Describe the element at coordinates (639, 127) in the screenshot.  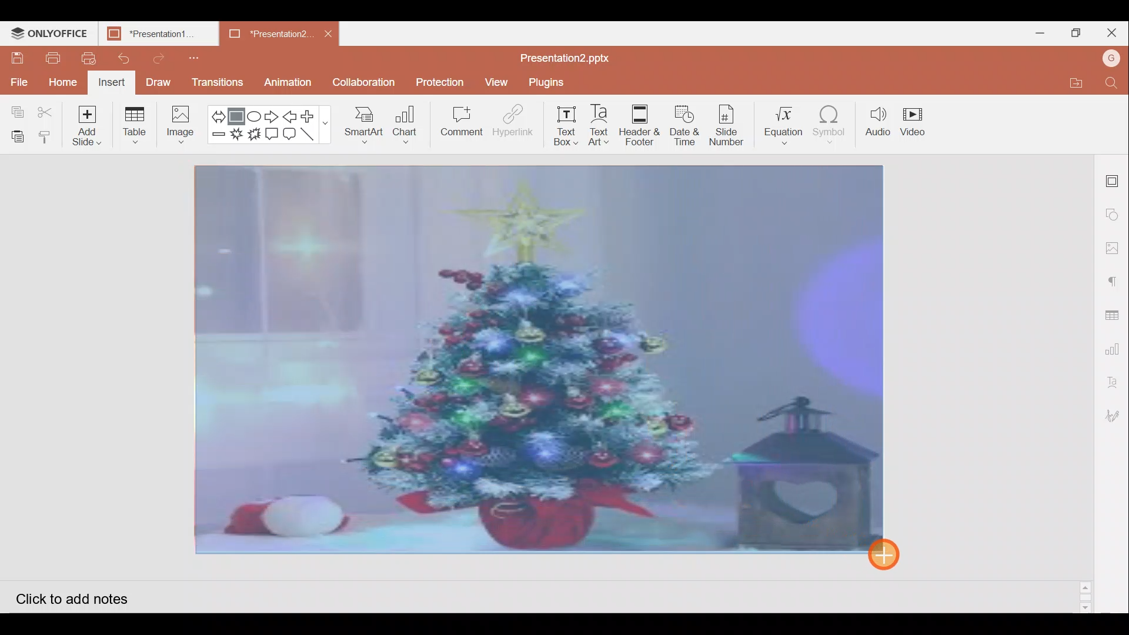
I see `Header & footer` at that location.